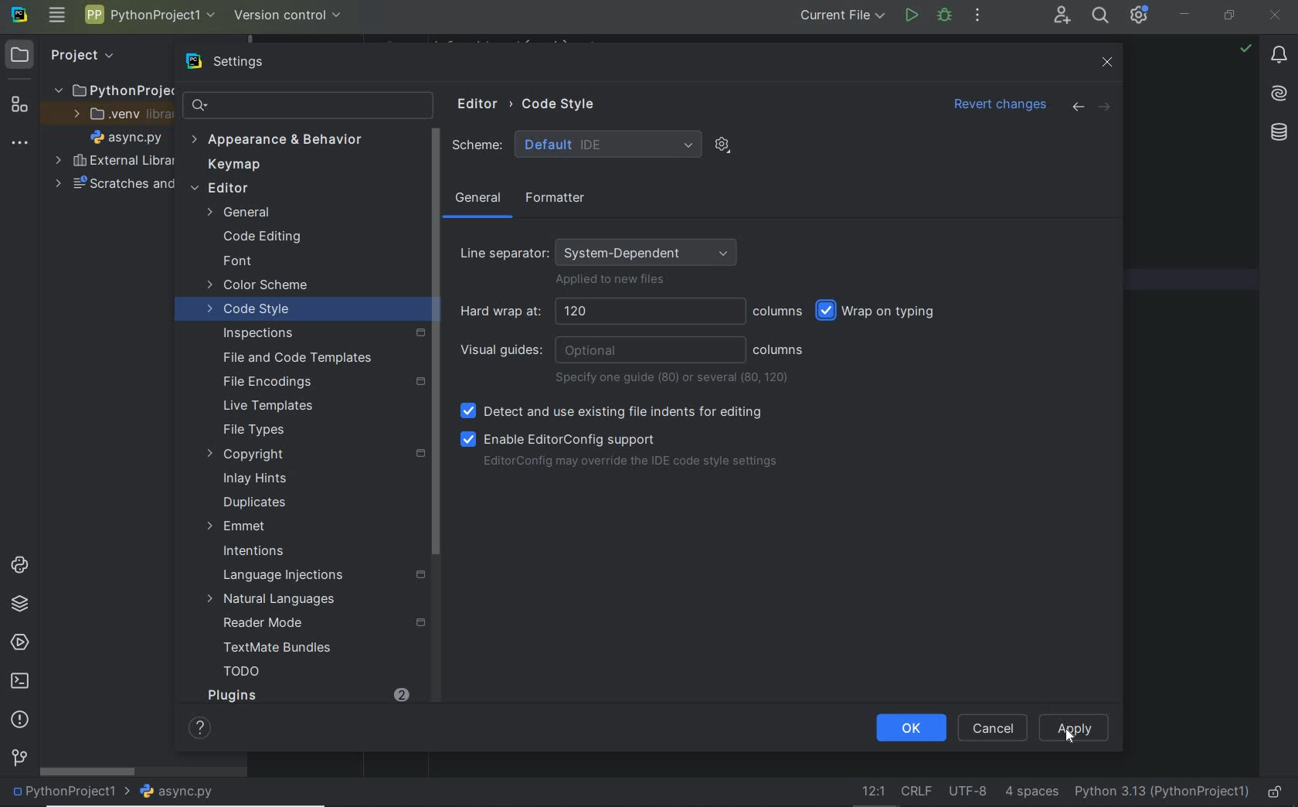 Image resolution: width=1298 pixels, height=807 pixels. What do you see at coordinates (602, 248) in the screenshot?
I see `Line separator` at bounding box center [602, 248].